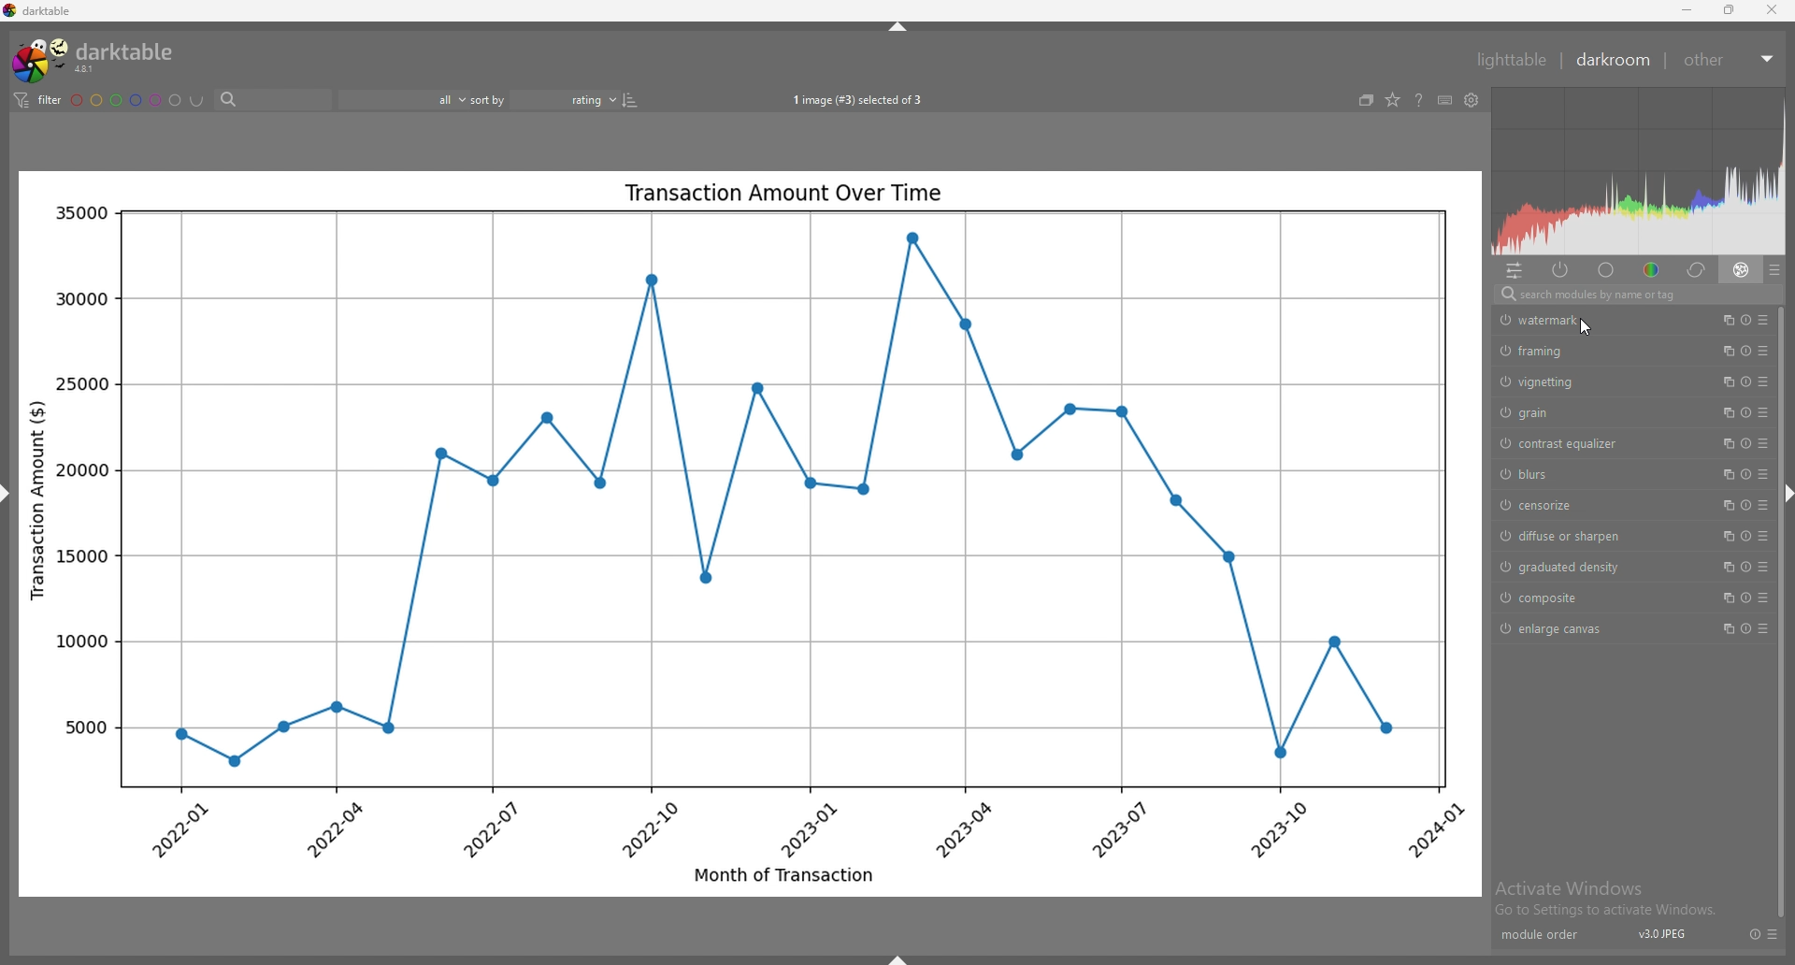 This screenshot has height=965, width=1795. What do you see at coordinates (1591, 473) in the screenshot?
I see `blurs` at bounding box center [1591, 473].